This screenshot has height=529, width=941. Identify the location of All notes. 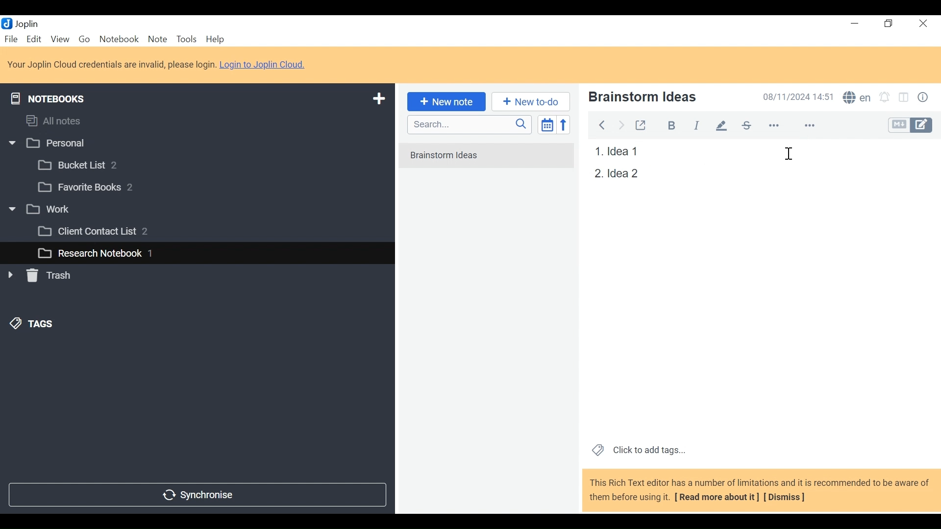
(63, 119).